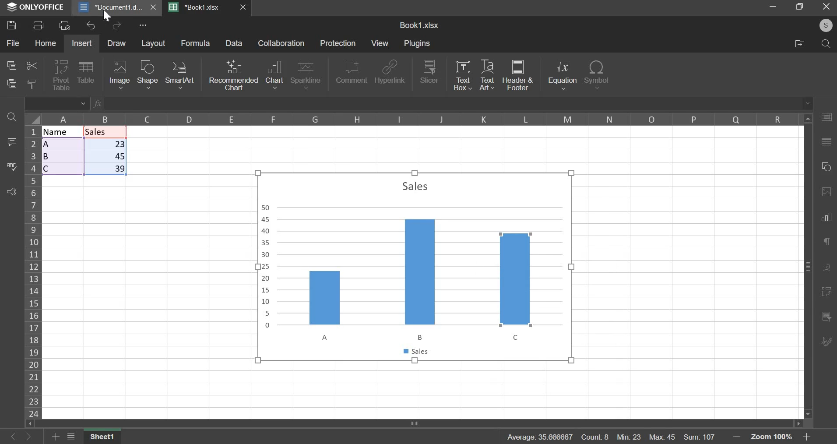 The width and height of the screenshot is (837, 444). Describe the element at coordinates (86, 74) in the screenshot. I see `table` at that location.